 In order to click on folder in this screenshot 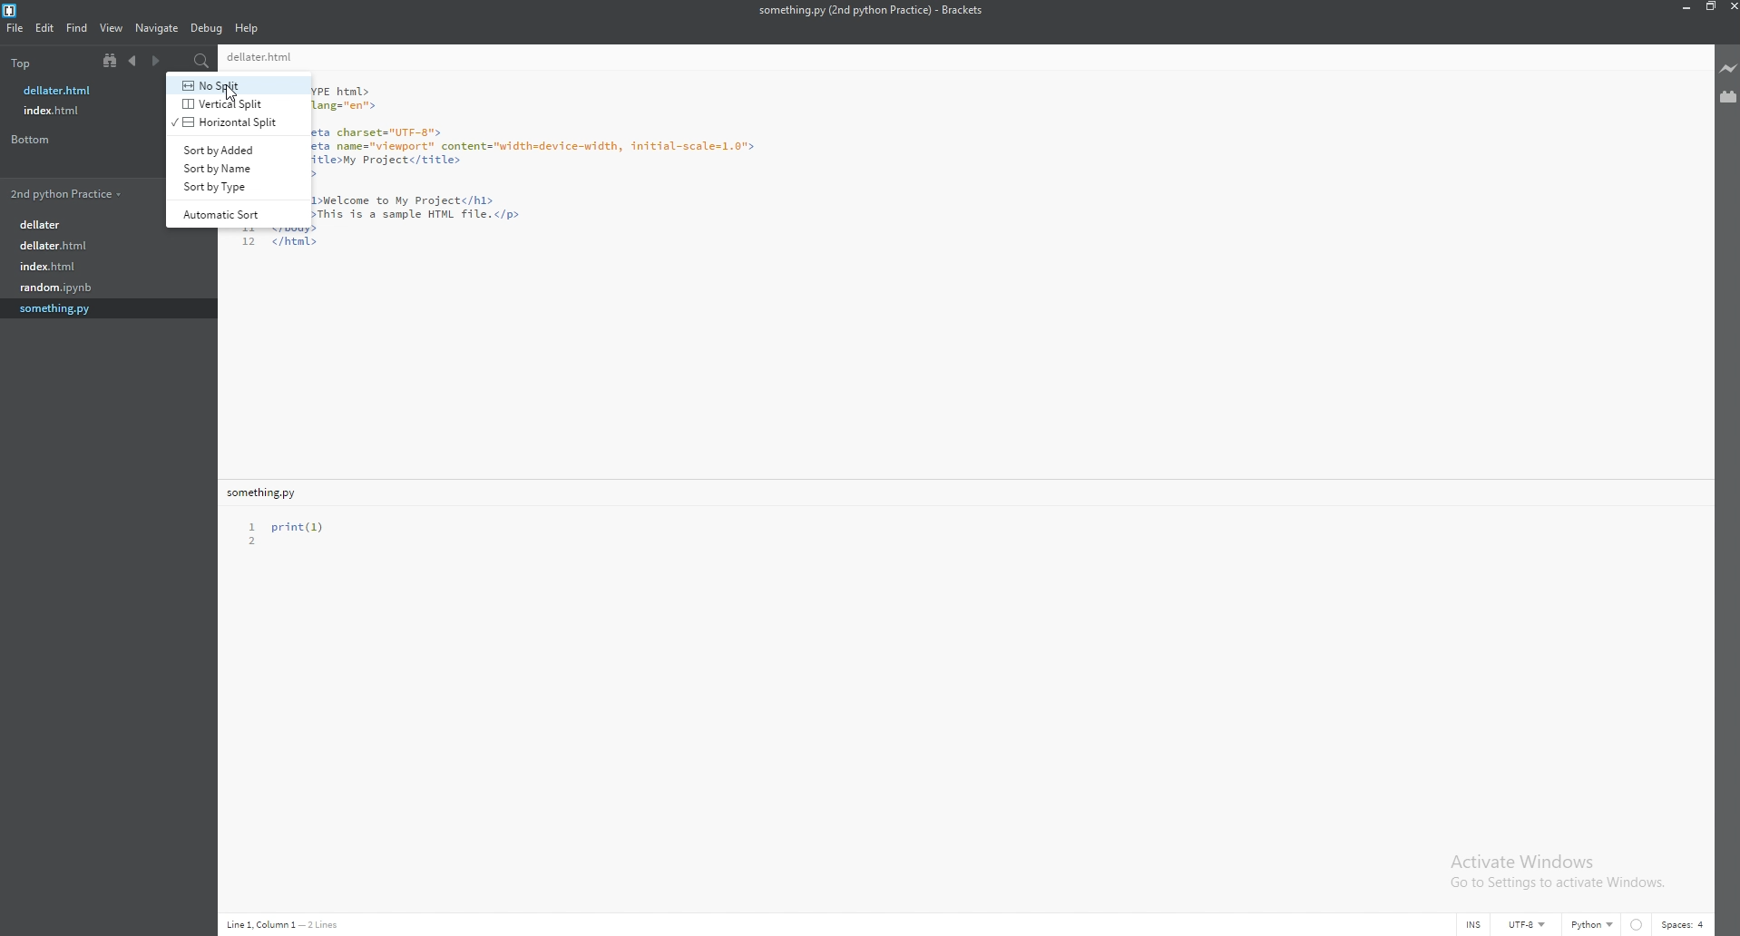, I will do `click(65, 192)`.